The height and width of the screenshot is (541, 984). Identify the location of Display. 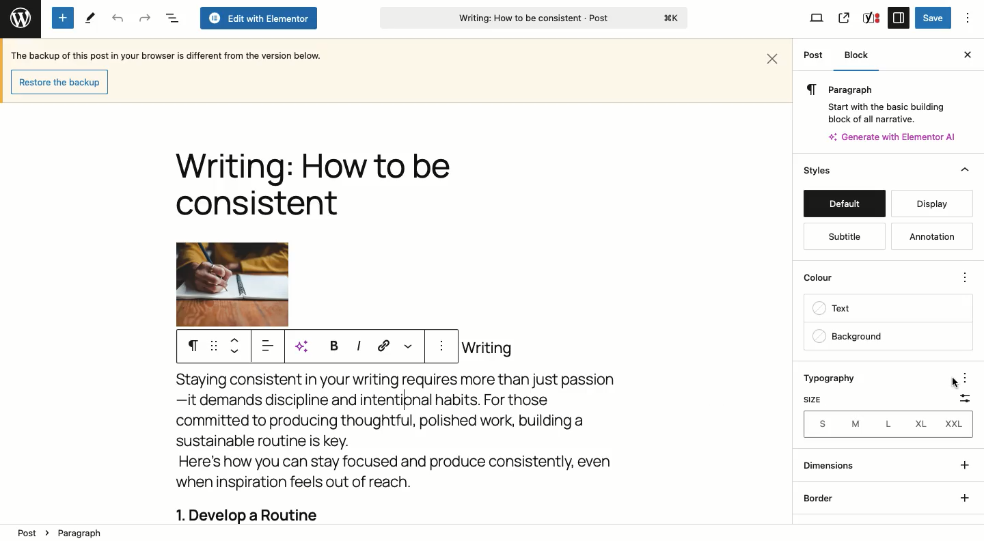
(933, 204).